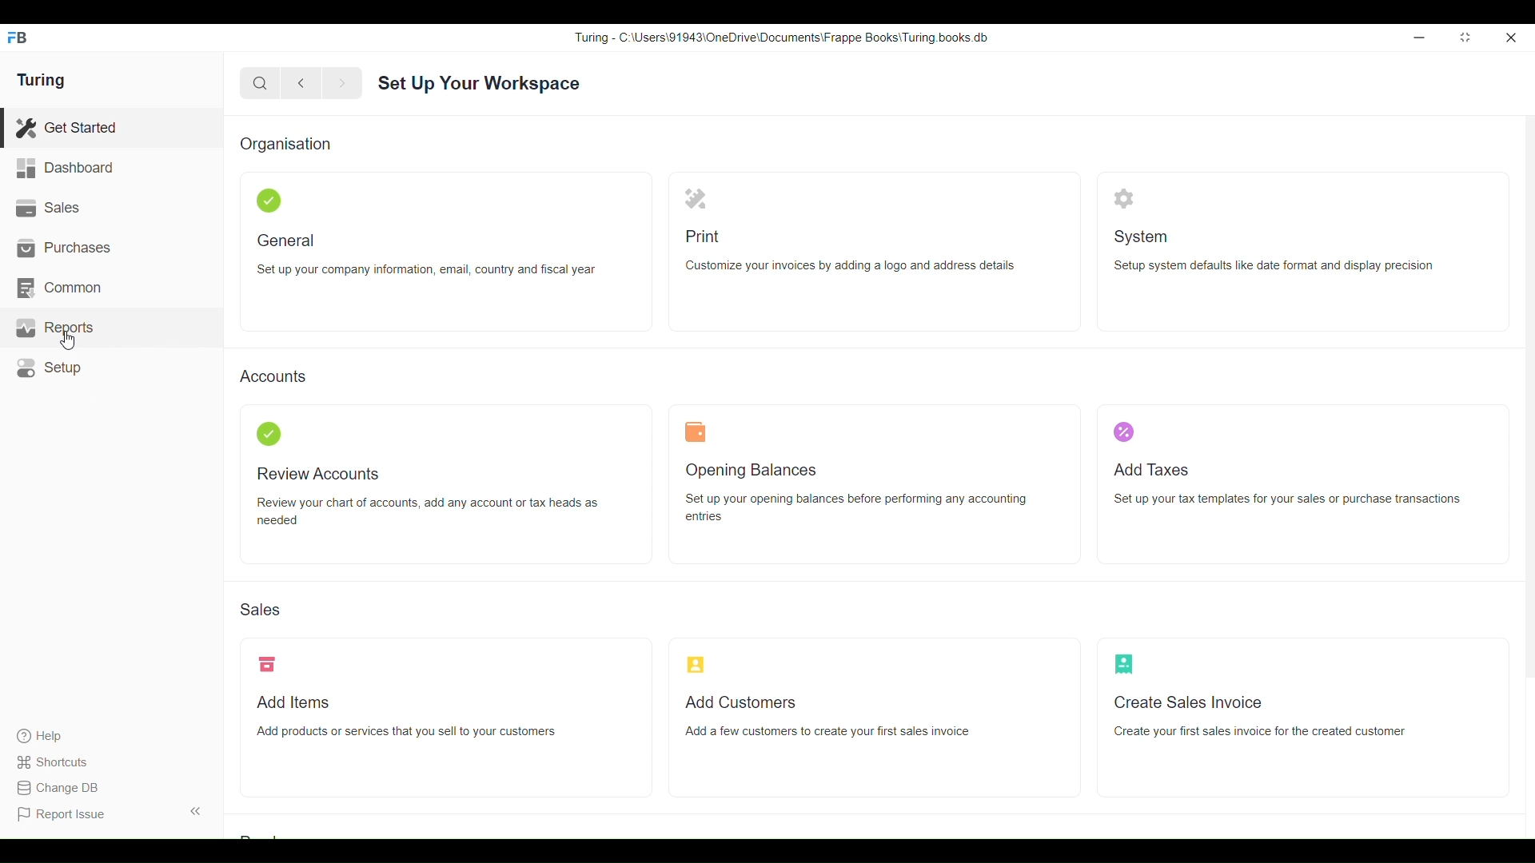 The height and width of the screenshot is (863, 1535). I want to click on Opening Balances icon, so click(696, 431).